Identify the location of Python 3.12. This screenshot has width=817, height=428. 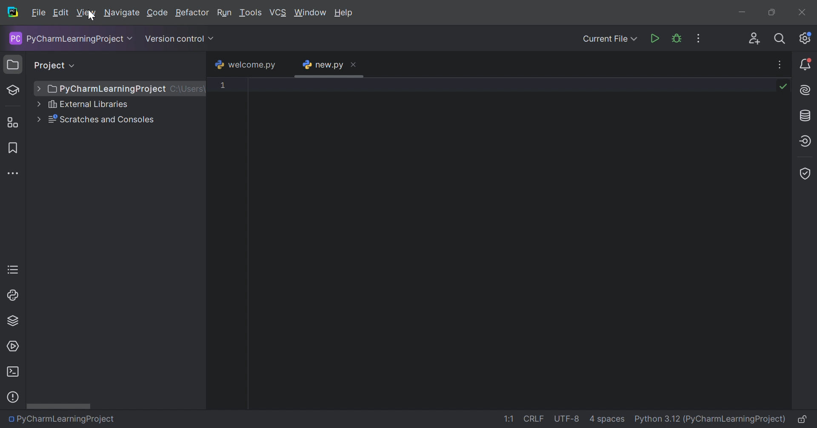
(656, 420).